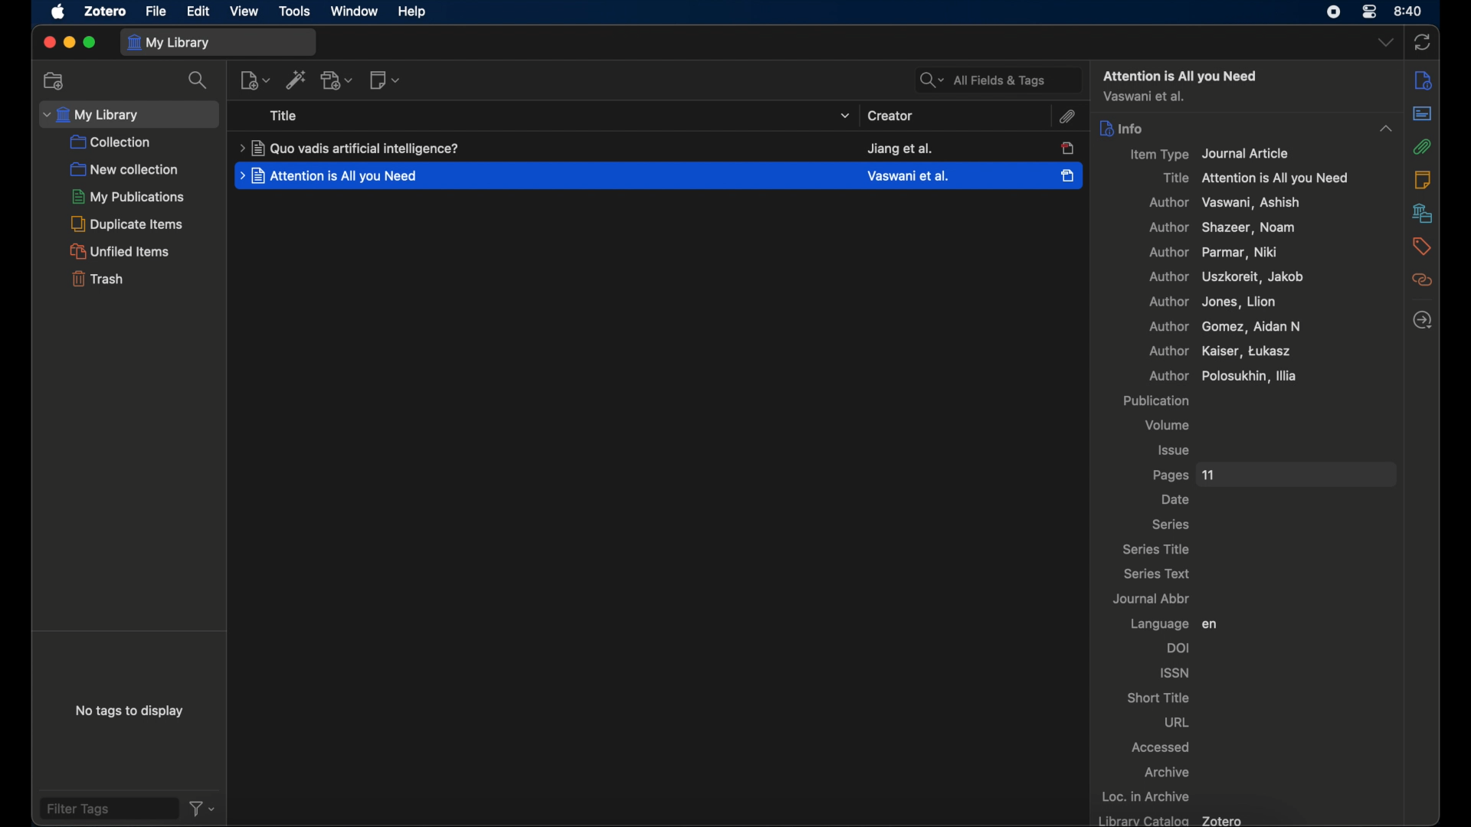 This screenshot has width=1471, height=827. I want to click on short title, so click(1159, 698).